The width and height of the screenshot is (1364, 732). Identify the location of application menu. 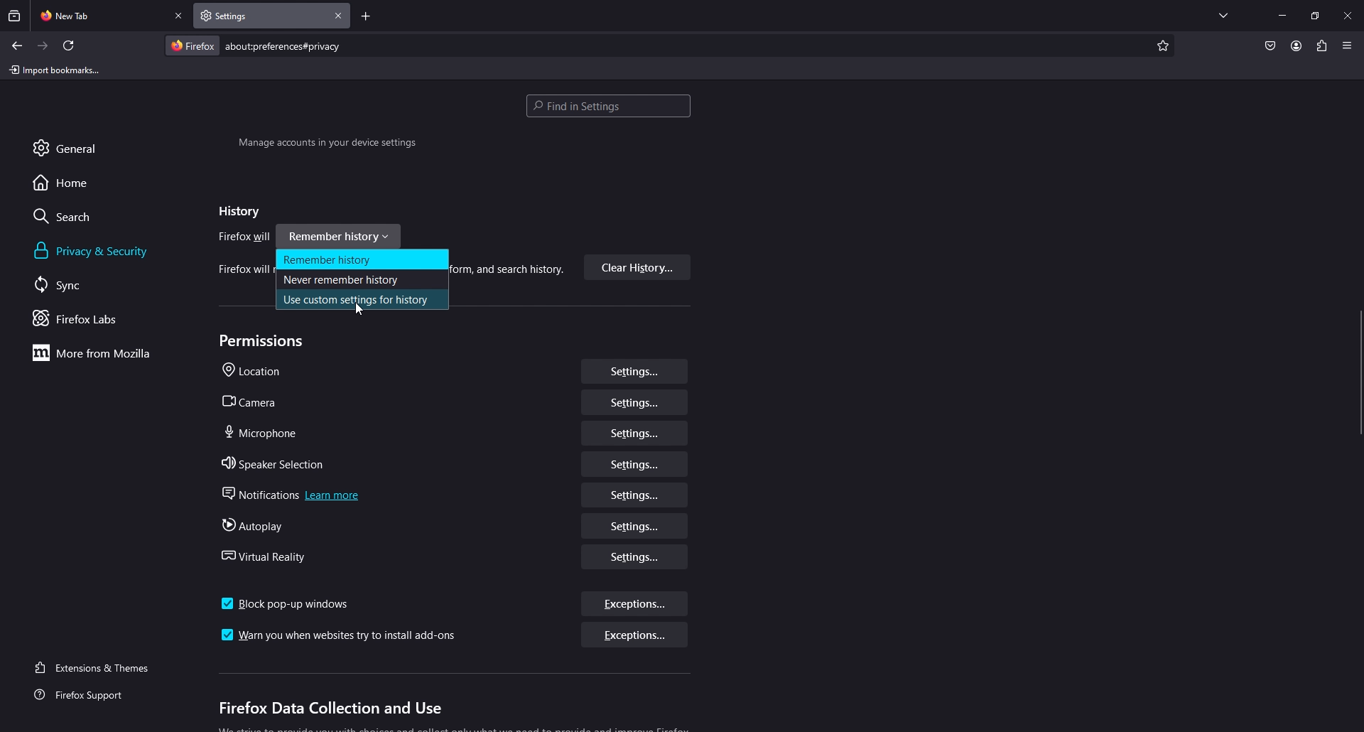
(1346, 45).